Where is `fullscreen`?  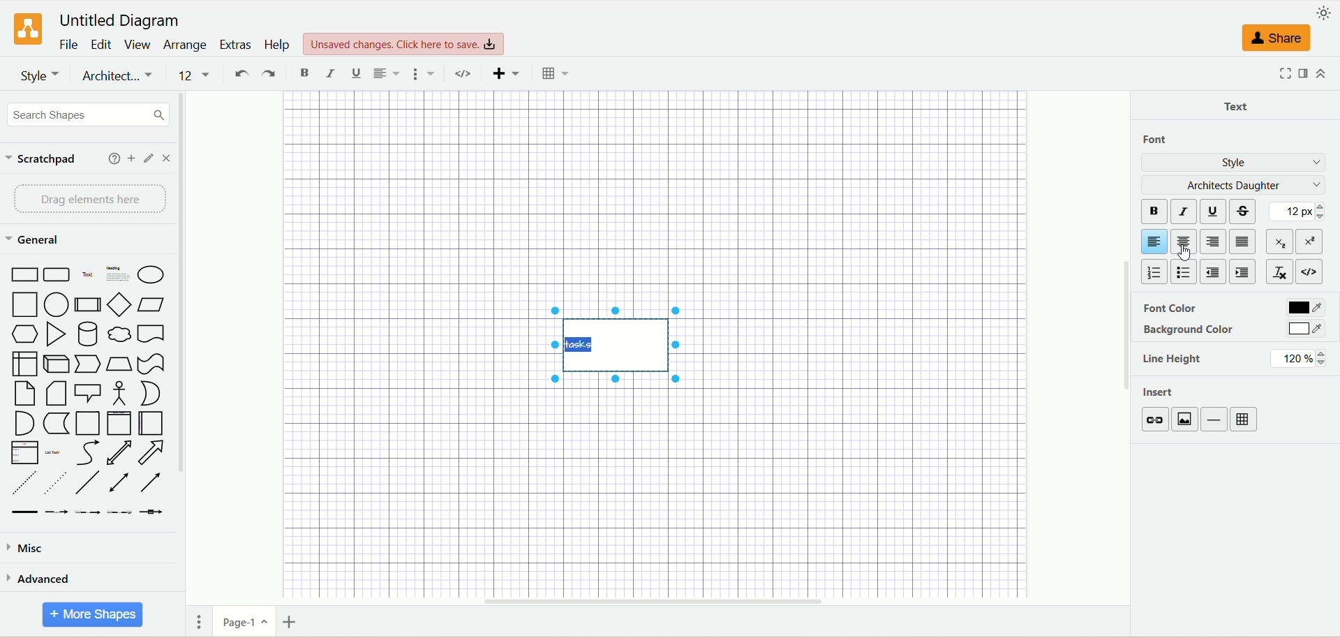
fullscreen is located at coordinates (1283, 74).